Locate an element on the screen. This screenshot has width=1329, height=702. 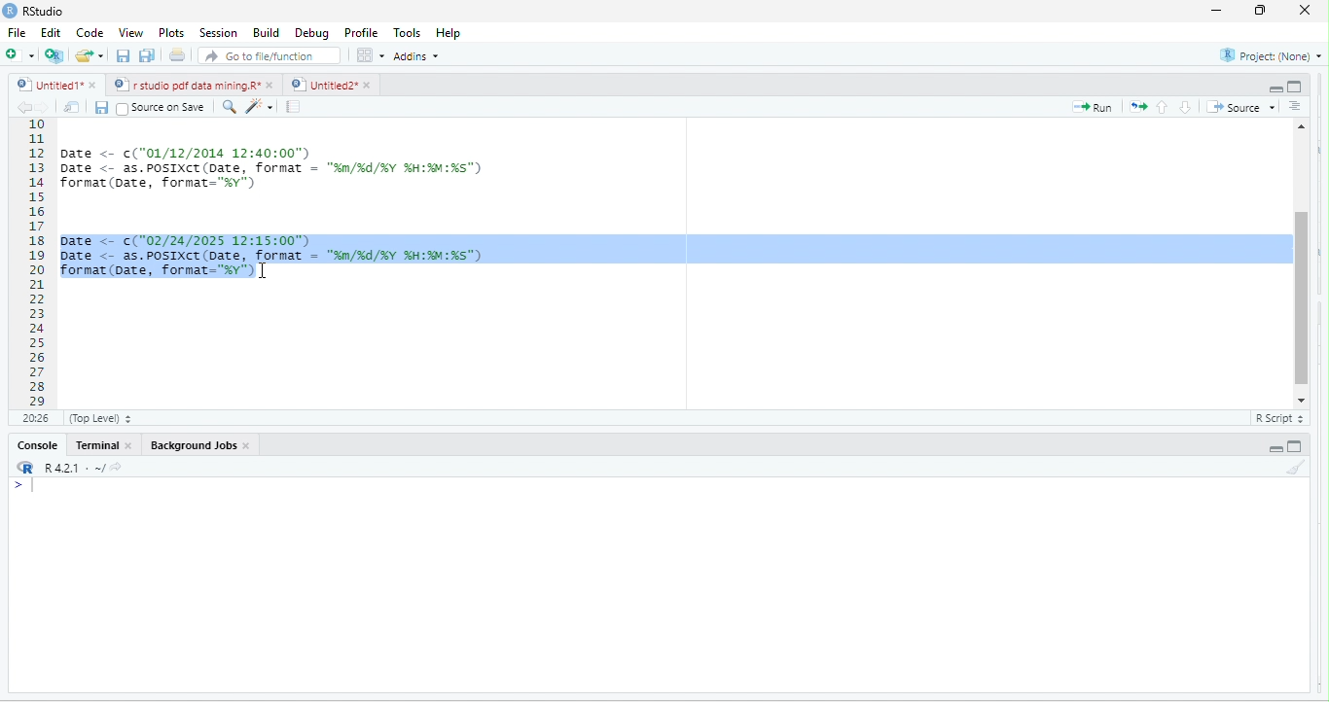
 Untitled2 is located at coordinates (323, 85).